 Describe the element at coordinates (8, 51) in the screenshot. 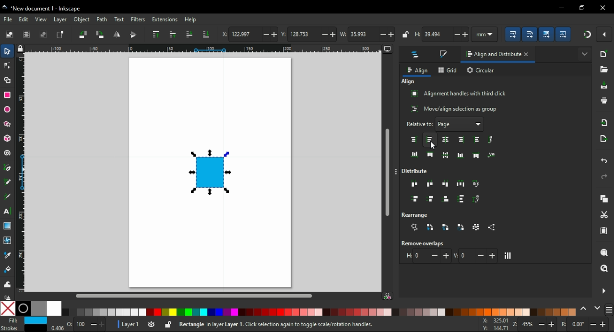

I see `select` at that location.